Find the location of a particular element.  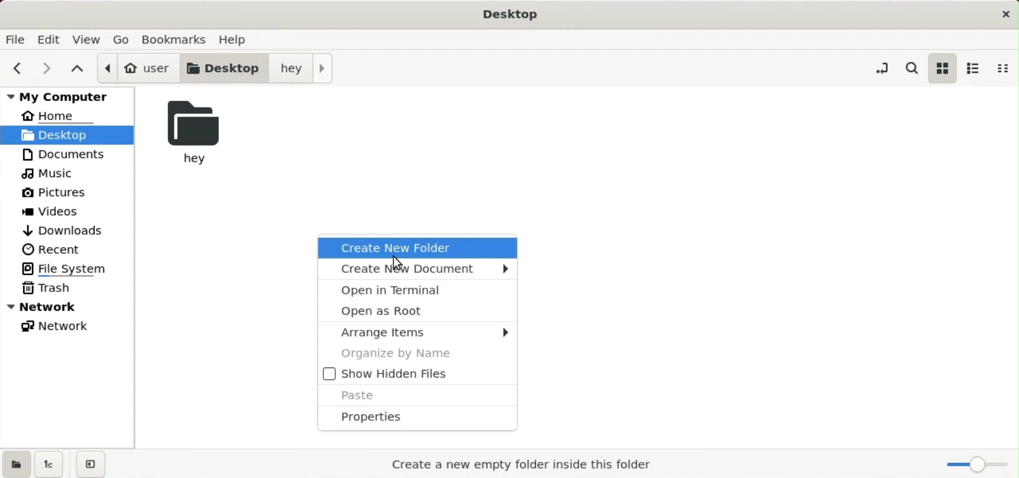

paste is located at coordinates (420, 396).